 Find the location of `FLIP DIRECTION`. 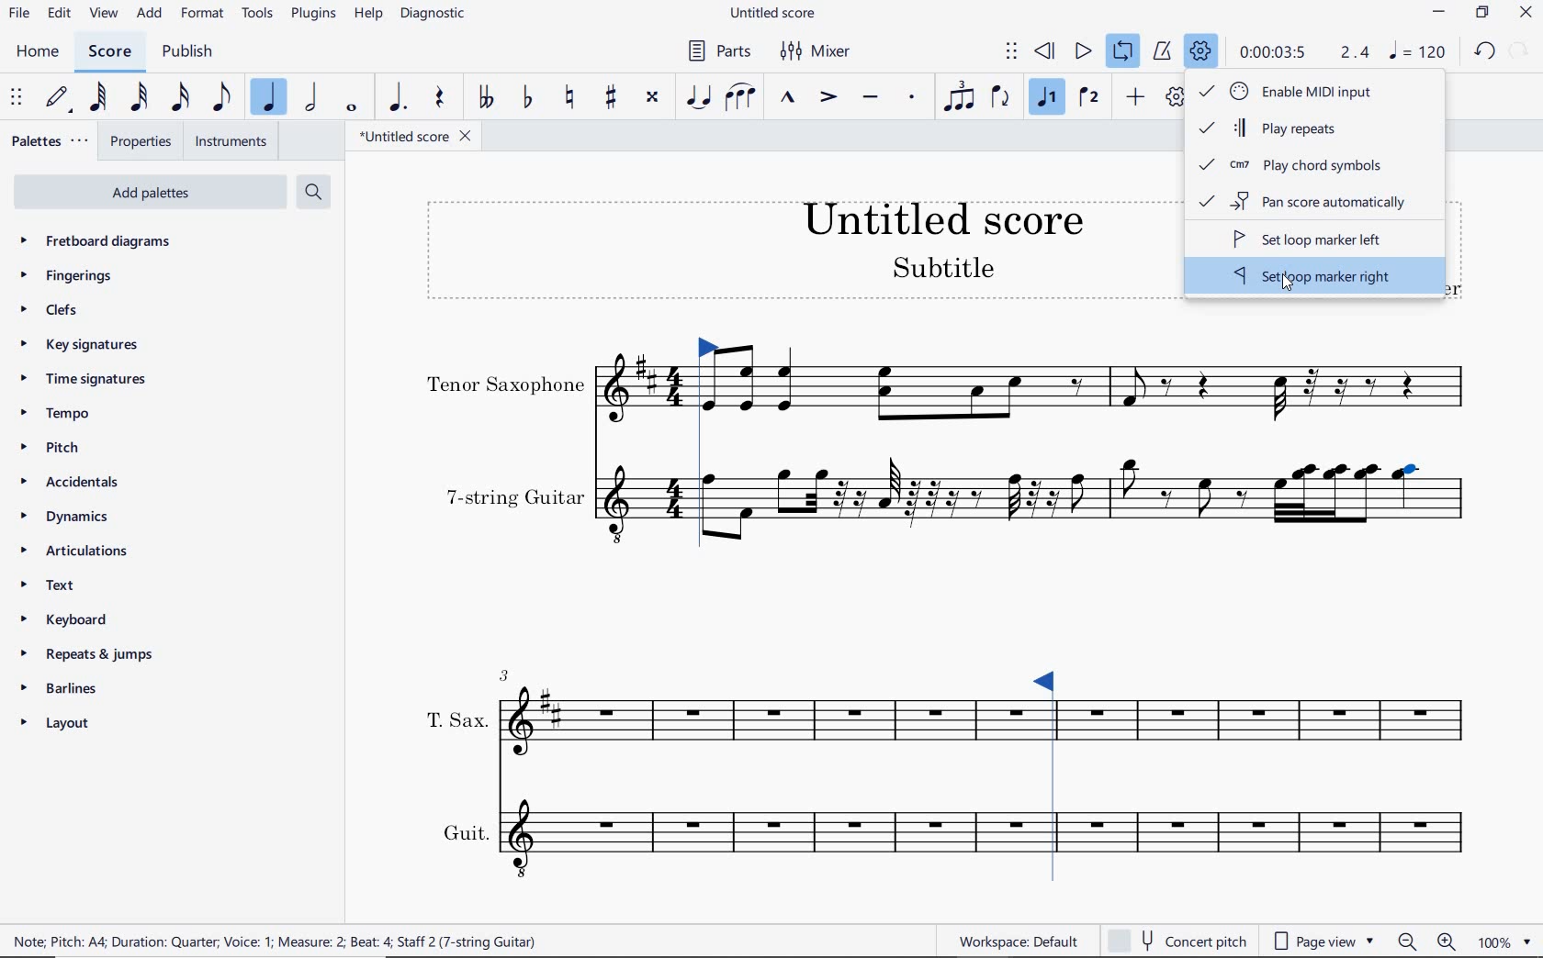

FLIP DIRECTION is located at coordinates (1001, 98).